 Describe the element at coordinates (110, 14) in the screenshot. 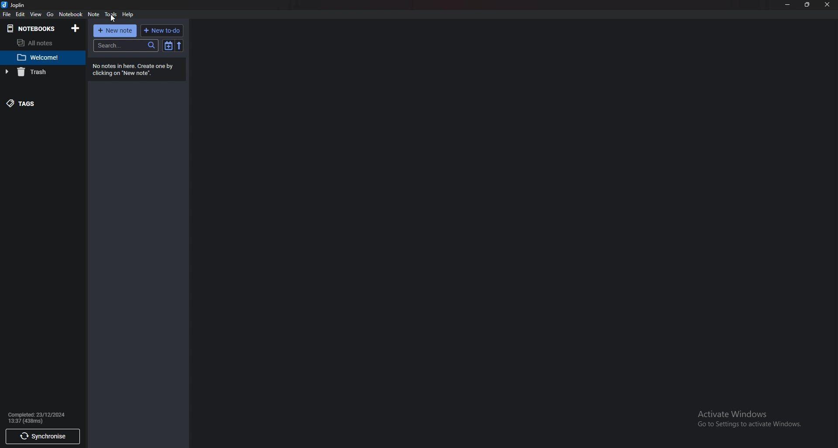

I see `Tools` at that location.